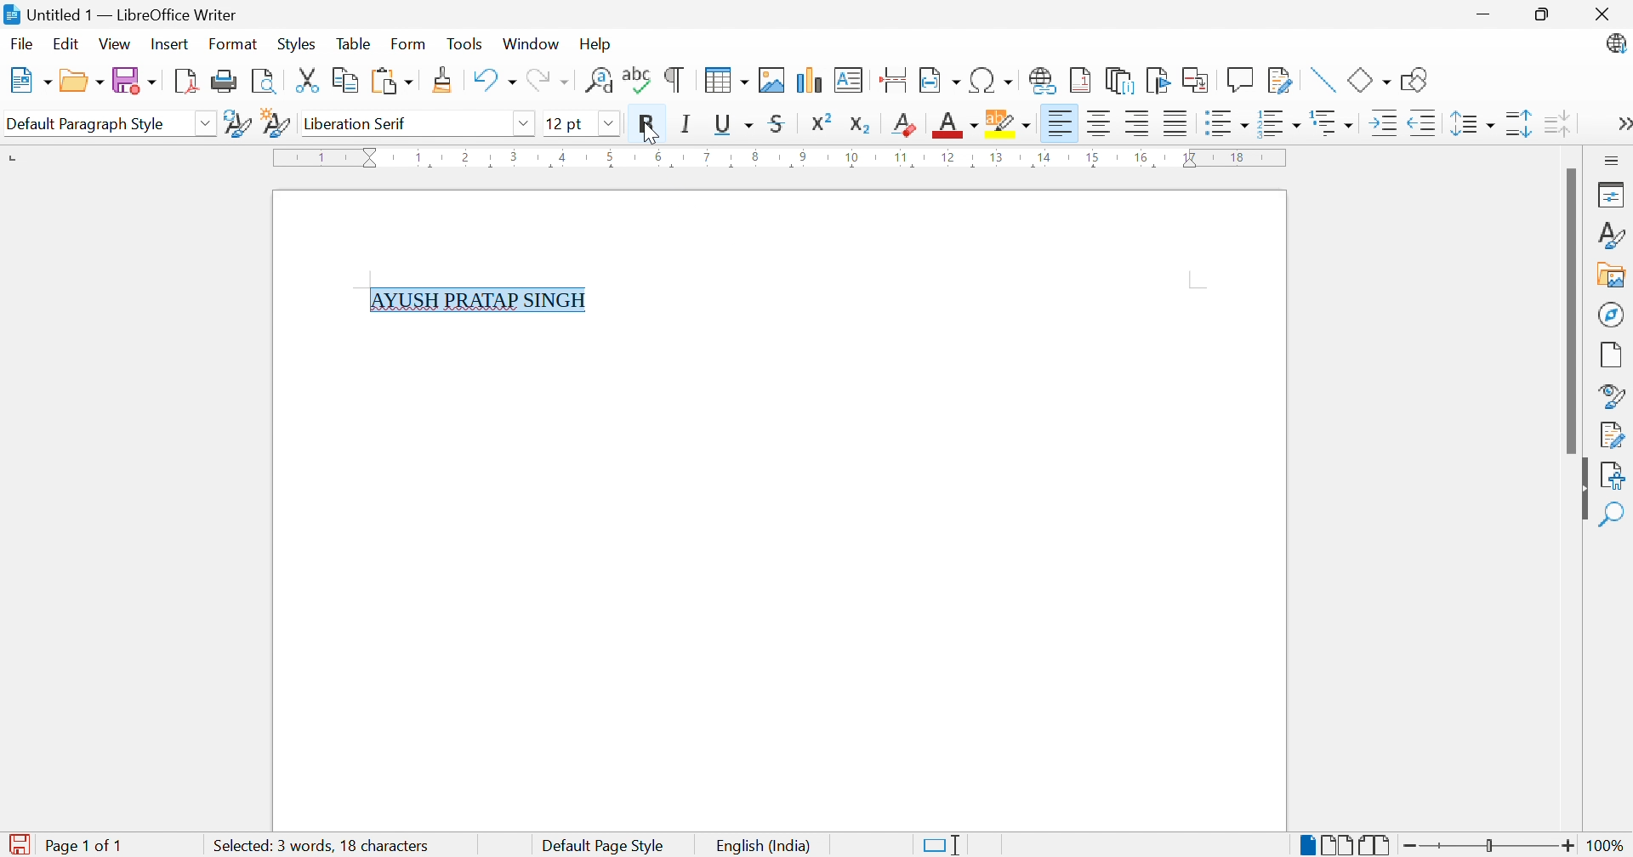 Image resolution: width=1633 pixels, height=857 pixels. I want to click on Open, so click(83, 81).